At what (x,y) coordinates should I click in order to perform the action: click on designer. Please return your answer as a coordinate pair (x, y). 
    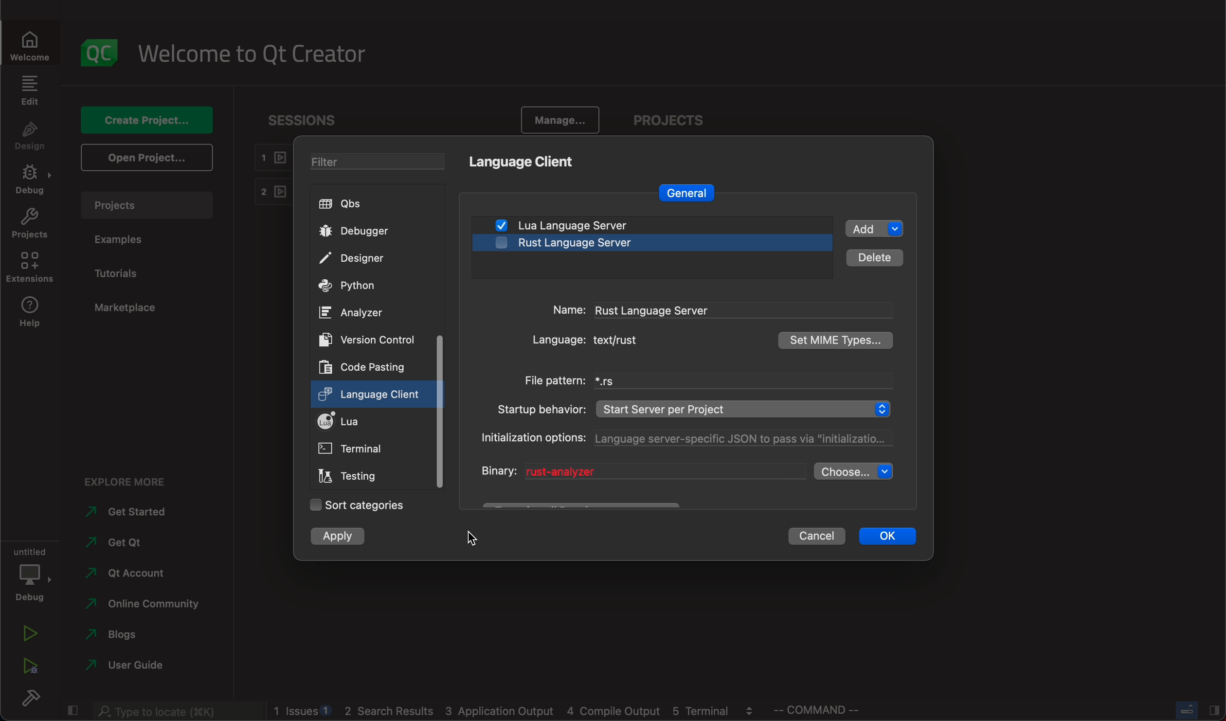
    Looking at the image, I should click on (357, 257).